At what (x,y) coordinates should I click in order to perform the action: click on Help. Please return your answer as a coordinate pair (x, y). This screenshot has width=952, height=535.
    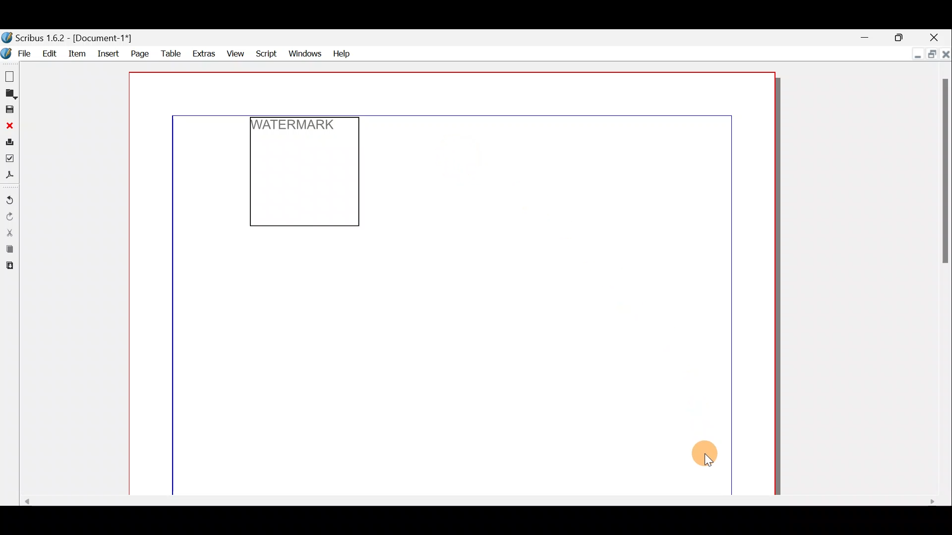
    Looking at the image, I should click on (341, 52).